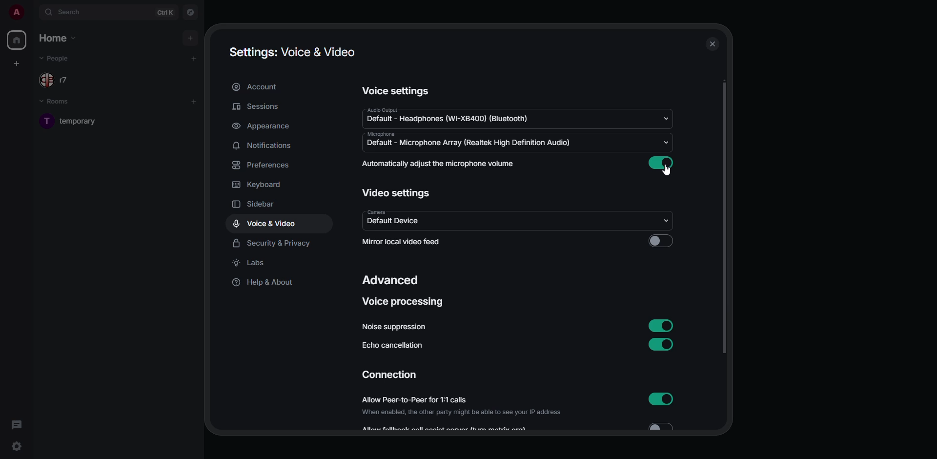 The width and height of the screenshot is (937, 459). What do you see at coordinates (669, 118) in the screenshot?
I see `drop down` at bounding box center [669, 118].